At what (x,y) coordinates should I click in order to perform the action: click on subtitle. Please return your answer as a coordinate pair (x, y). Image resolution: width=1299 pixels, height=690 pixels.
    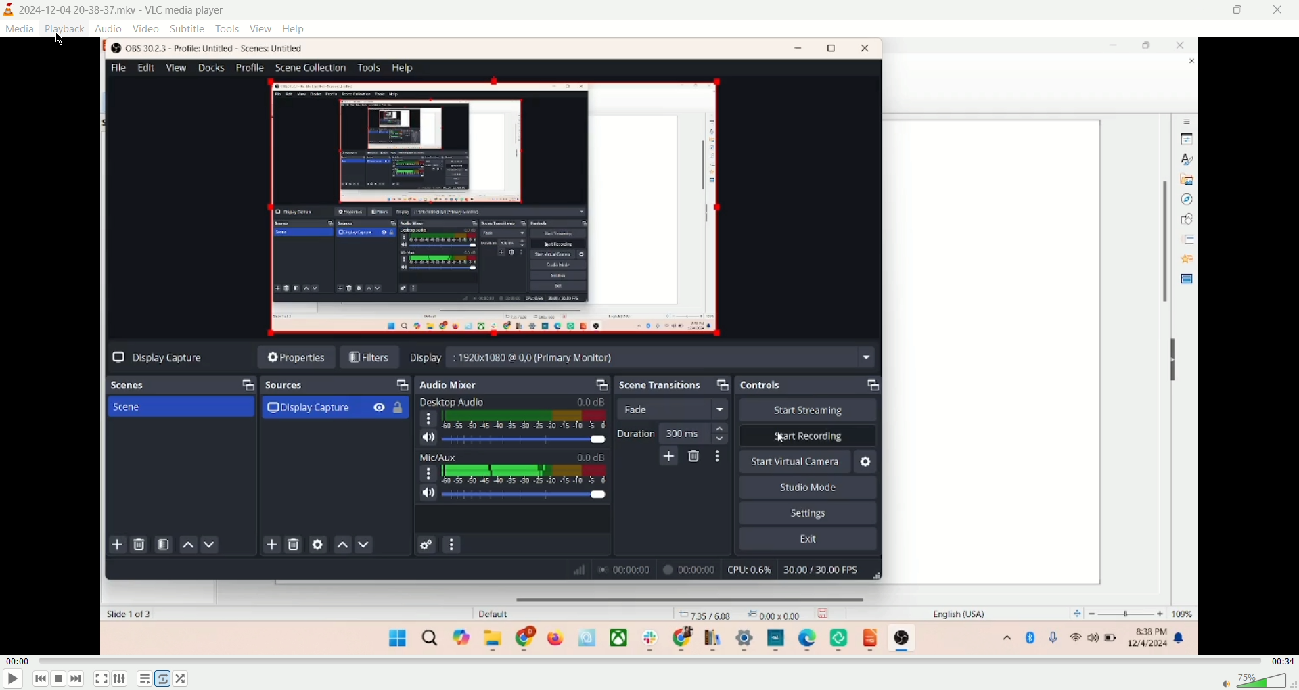
    Looking at the image, I should click on (187, 28).